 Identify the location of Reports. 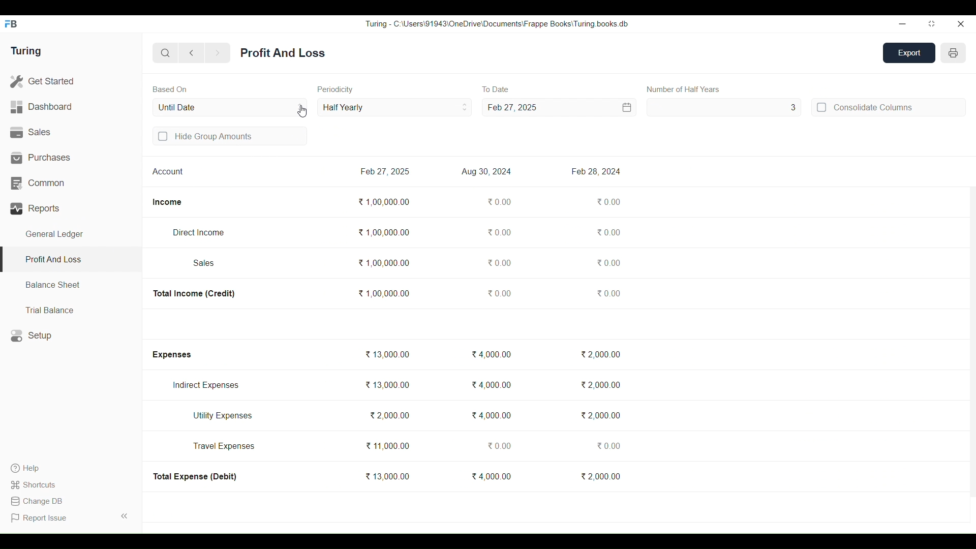
(71, 208).